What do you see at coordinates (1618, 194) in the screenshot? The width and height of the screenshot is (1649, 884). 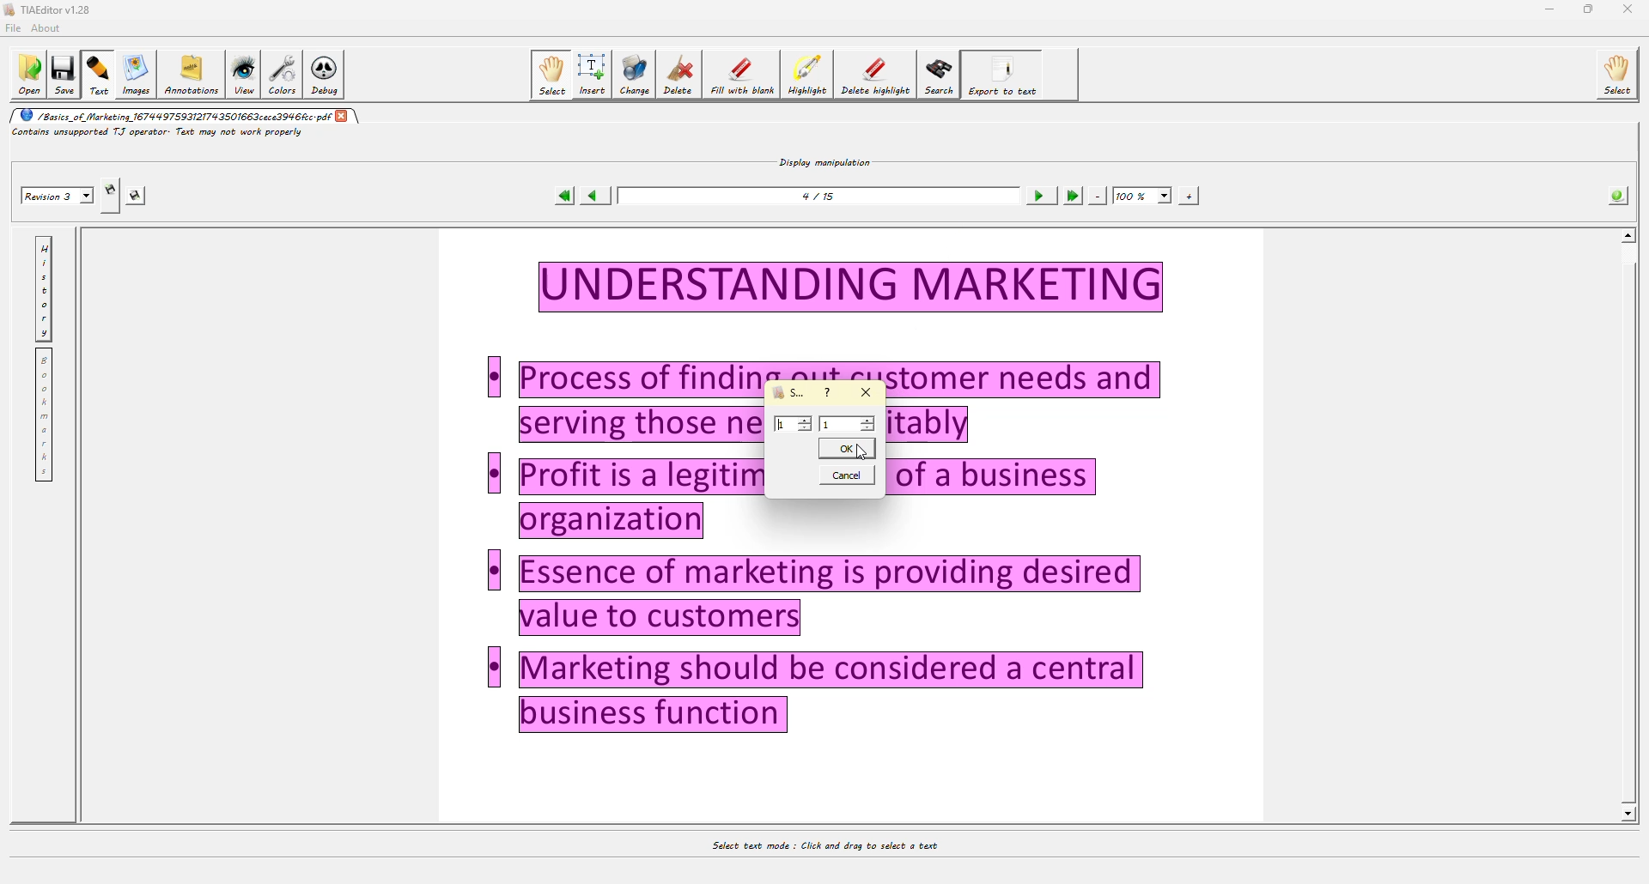 I see `info about the pdf` at bounding box center [1618, 194].